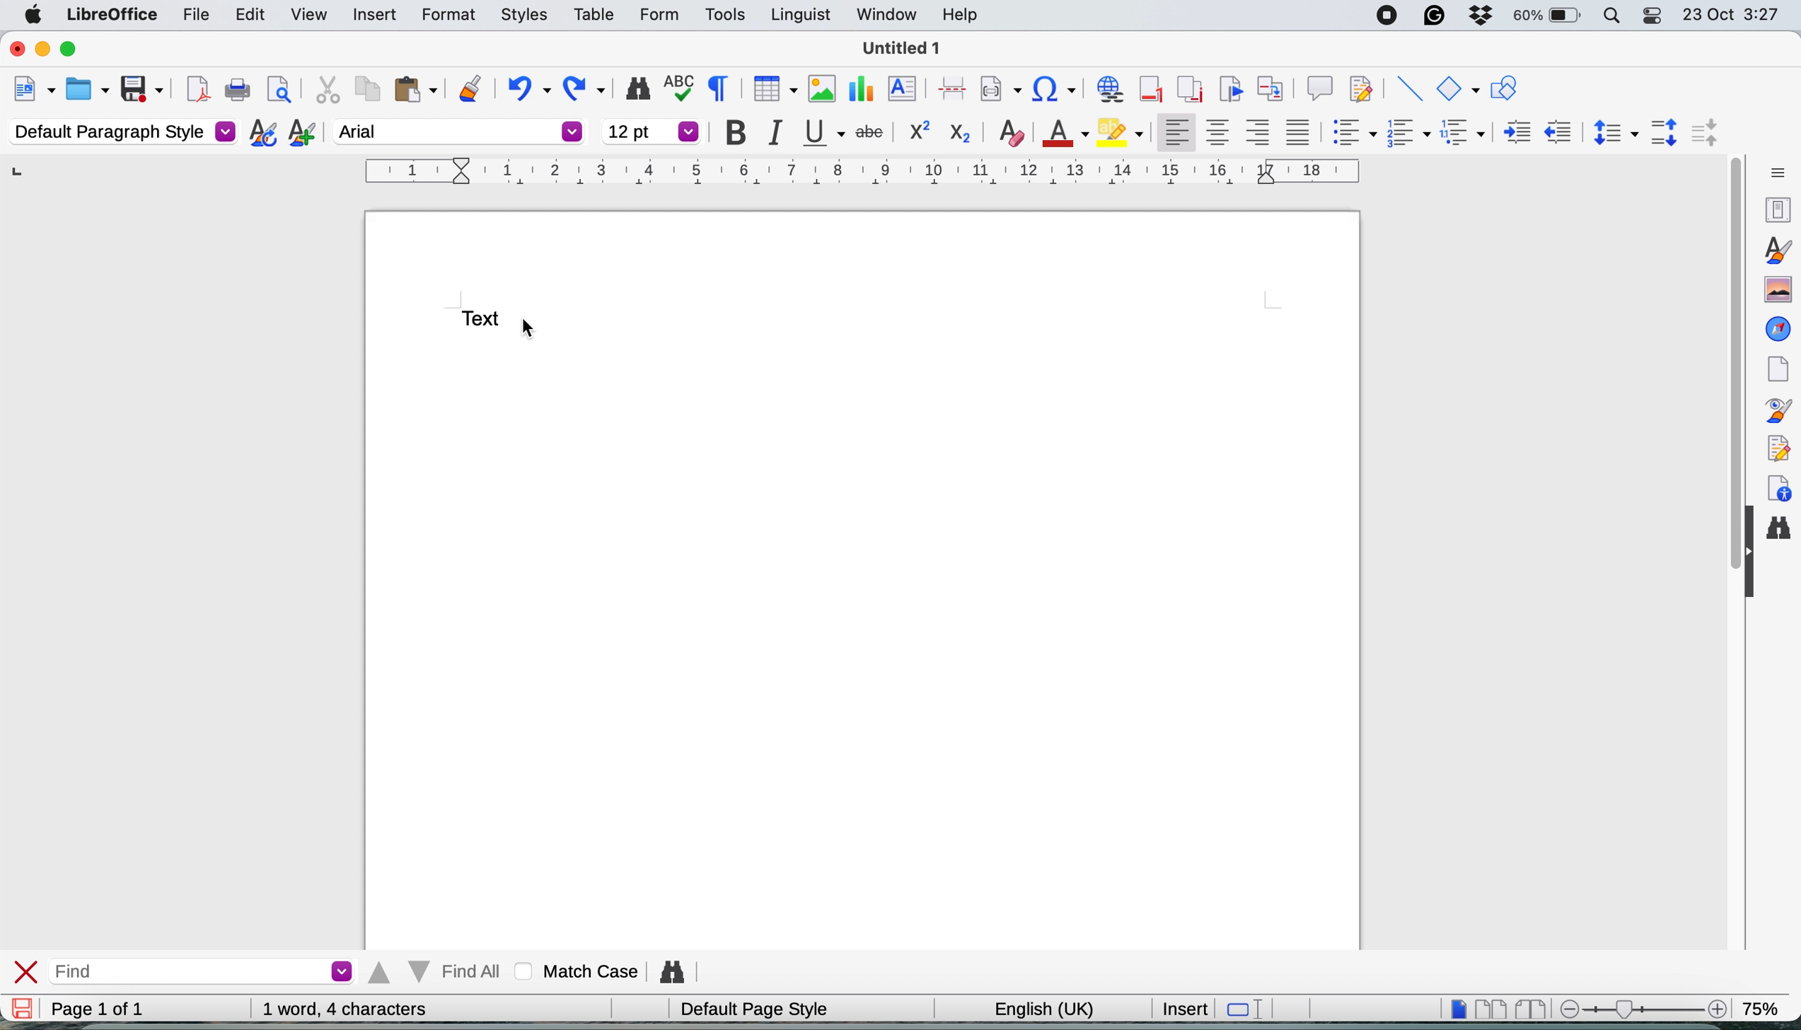 Image resolution: width=1801 pixels, height=1030 pixels. What do you see at coordinates (1733, 16) in the screenshot?
I see `date and time` at bounding box center [1733, 16].